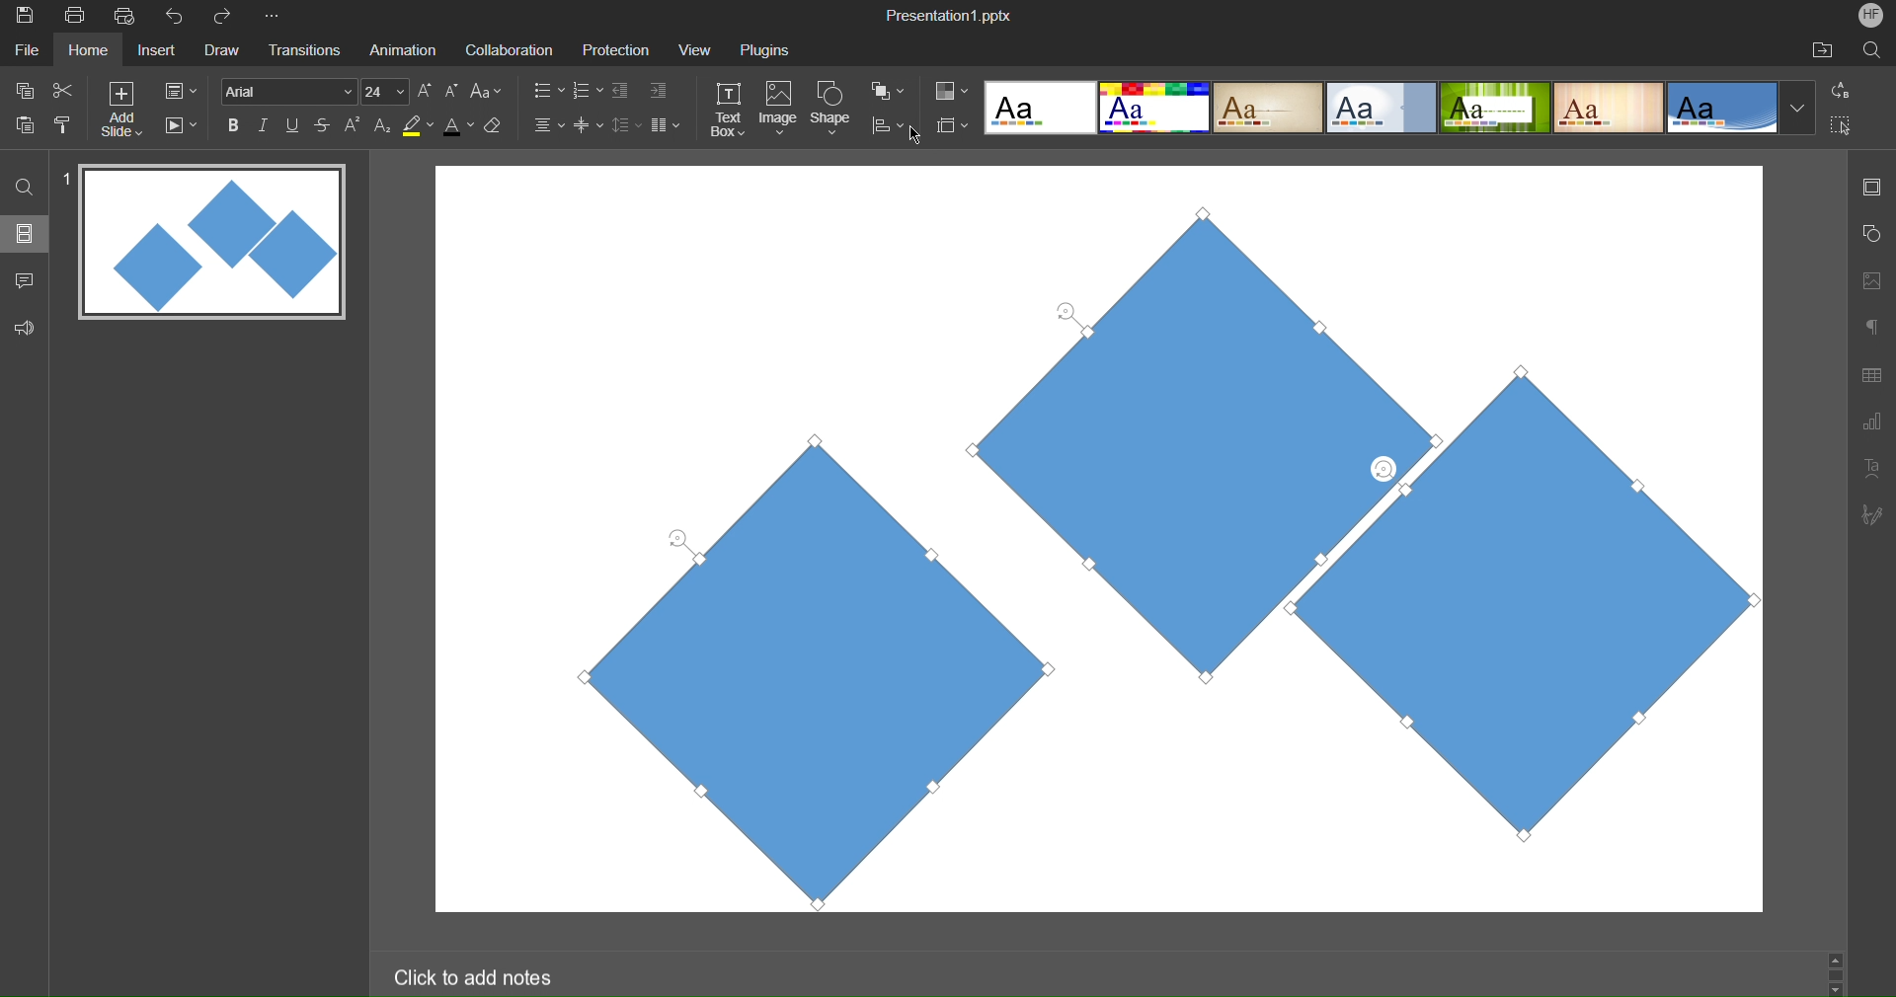  I want to click on Italic, so click(263, 125).